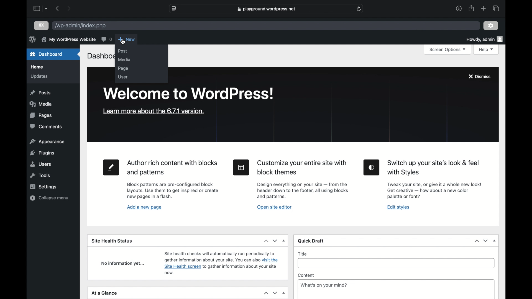  I want to click on show sidebar, so click(36, 8).